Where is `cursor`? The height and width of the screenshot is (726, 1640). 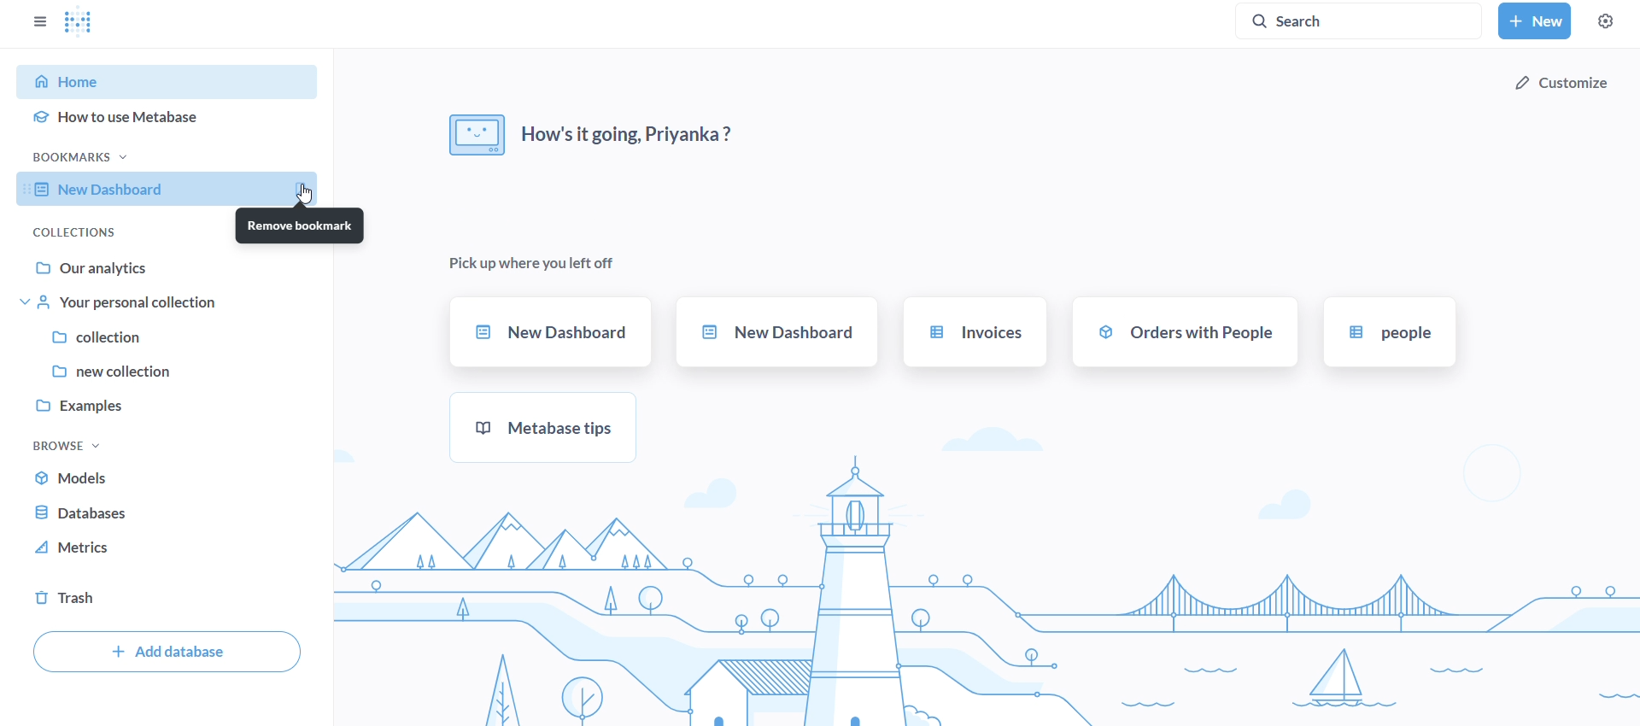 cursor is located at coordinates (309, 193).